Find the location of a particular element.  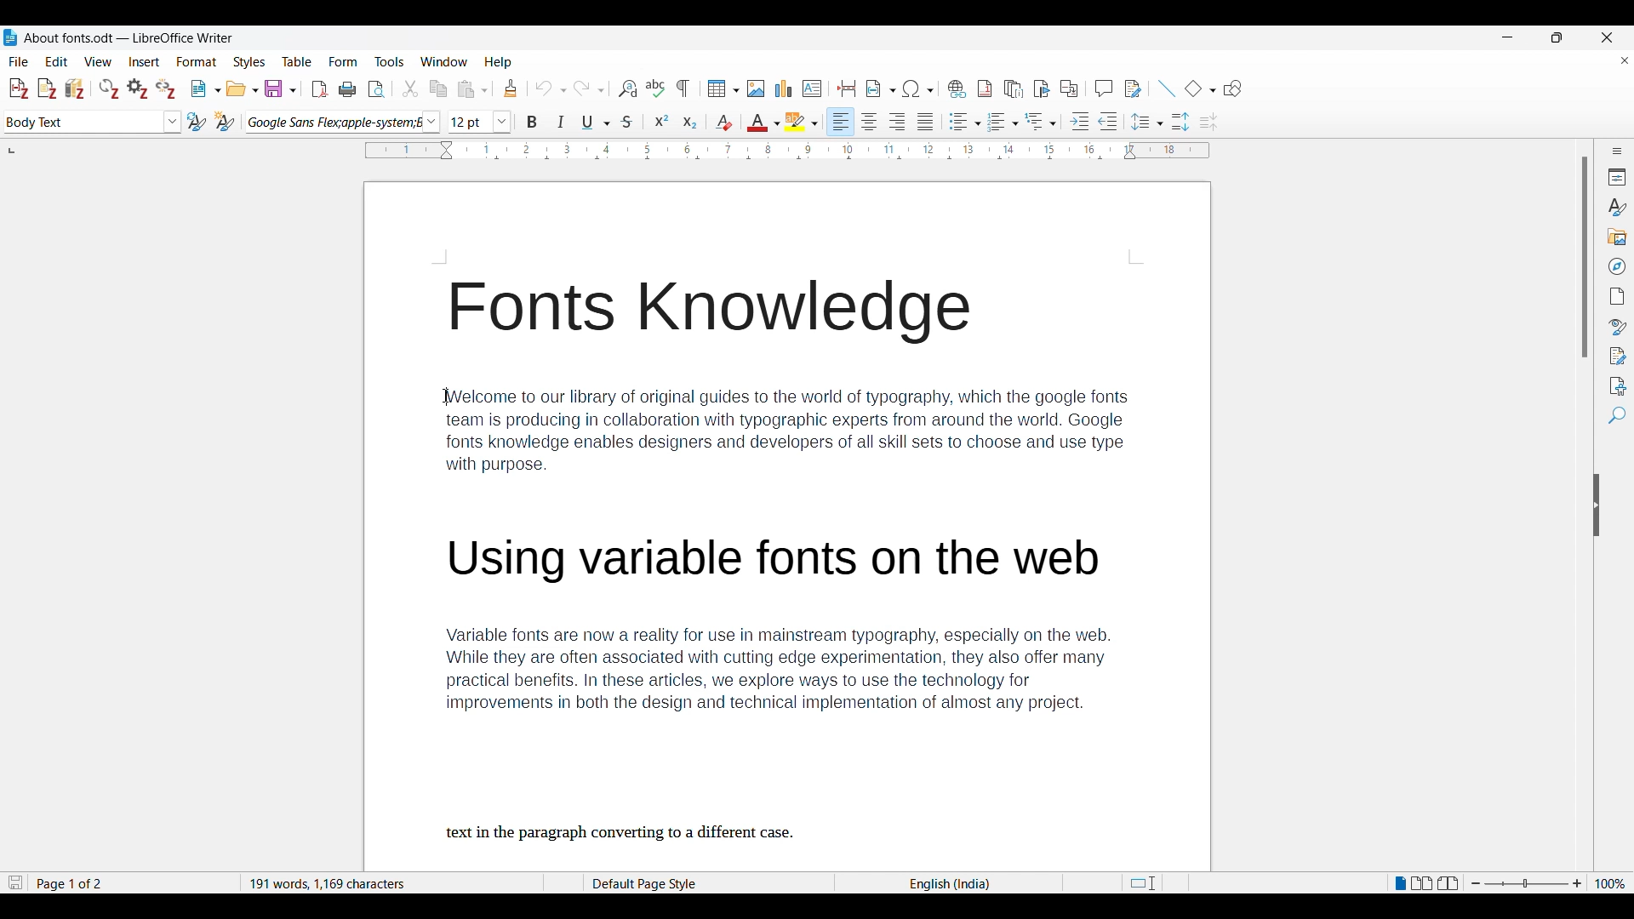

Vertical slide bar is located at coordinates (1585, 257).